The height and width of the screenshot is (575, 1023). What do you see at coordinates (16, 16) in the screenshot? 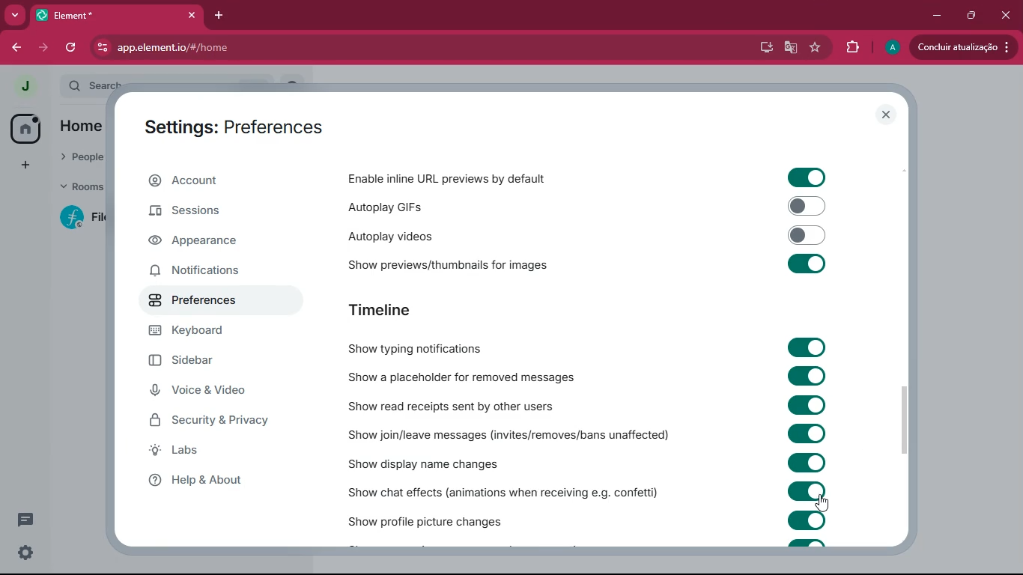
I see `more` at bounding box center [16, 16].